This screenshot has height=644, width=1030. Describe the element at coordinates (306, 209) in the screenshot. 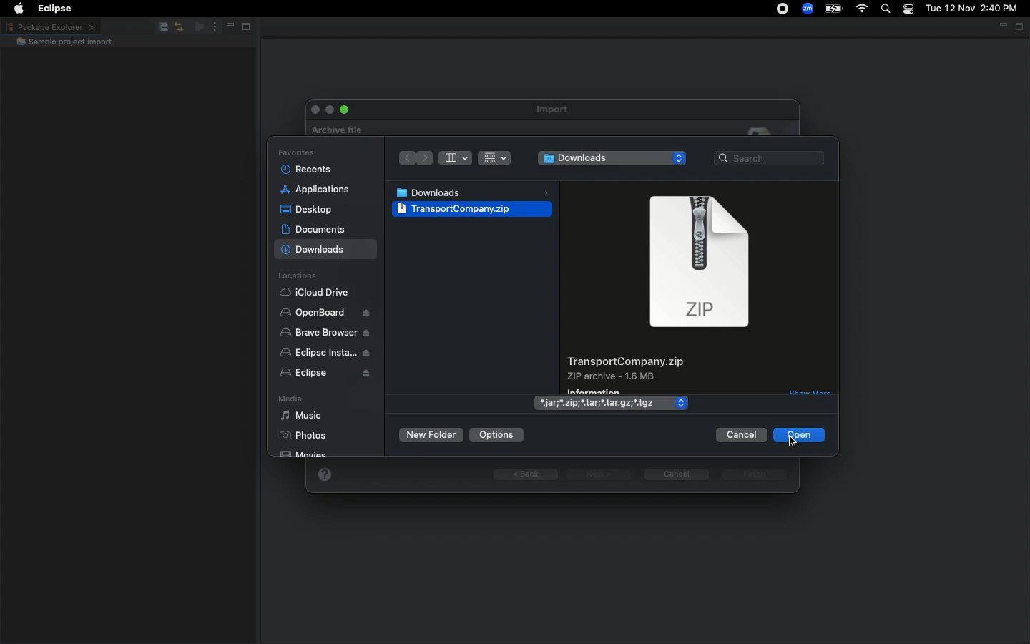

I see `Desktop` at that location.